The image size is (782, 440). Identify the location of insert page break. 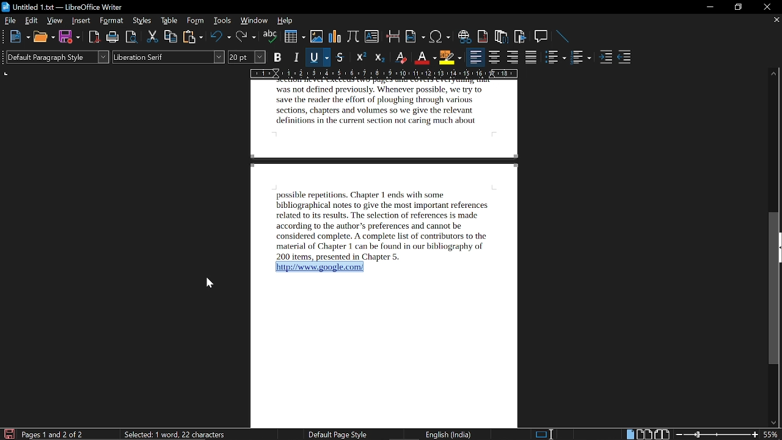
(393, 37).